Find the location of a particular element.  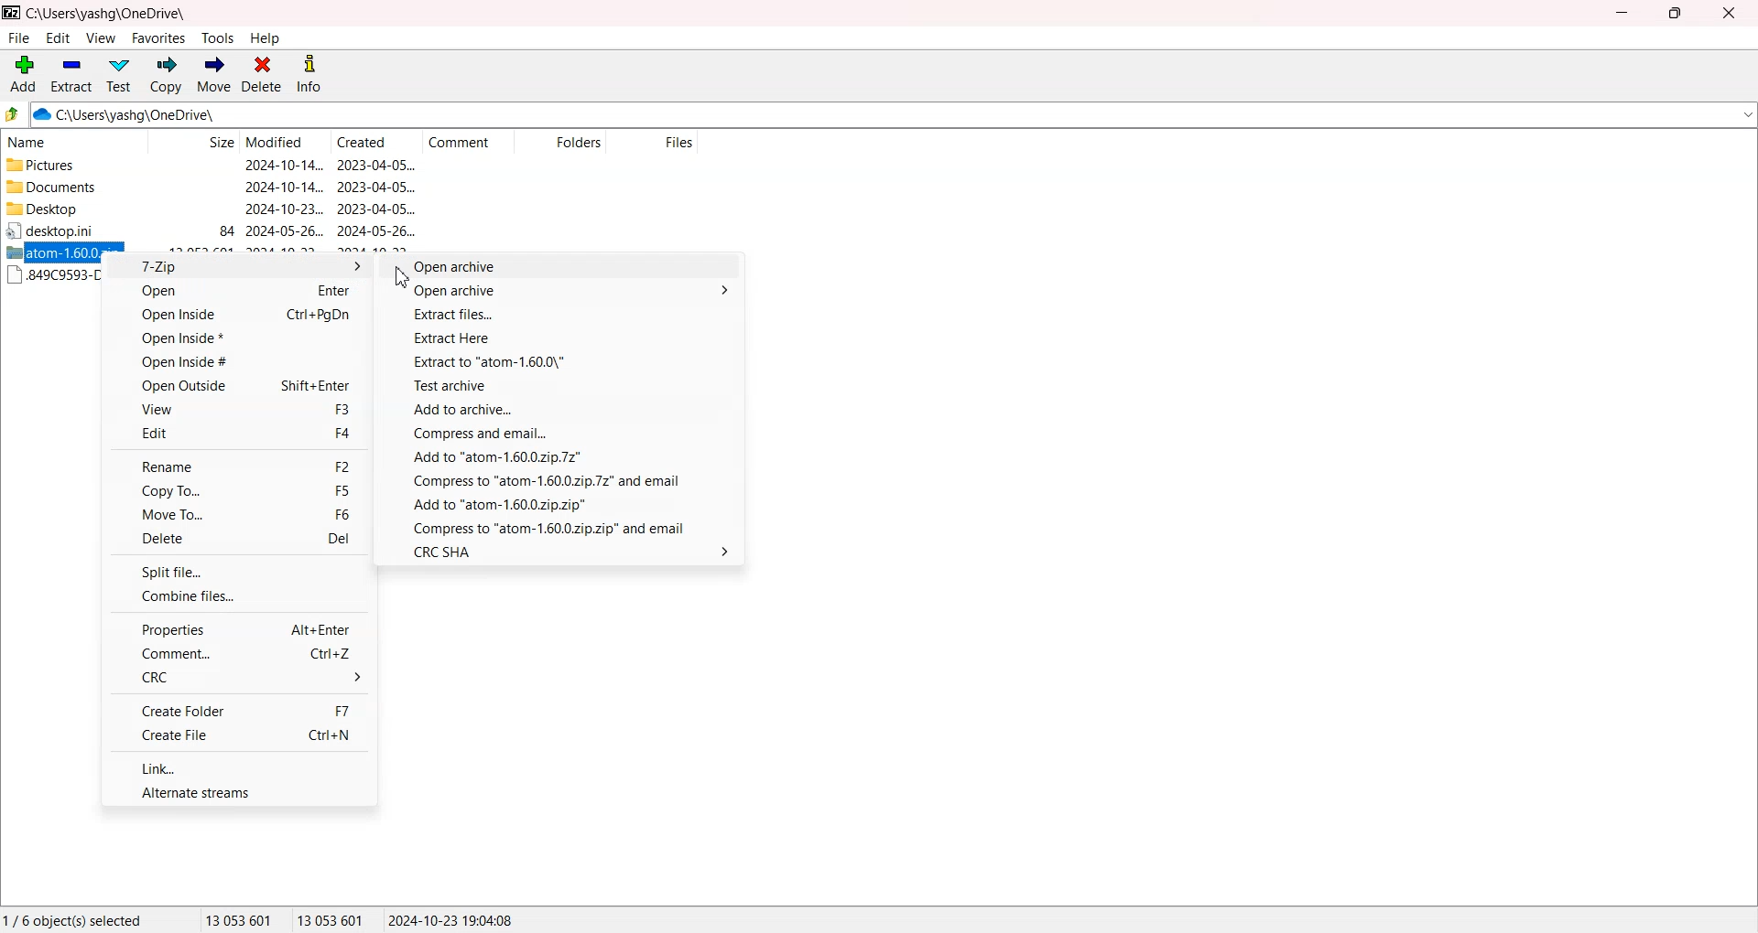

Created Date is located at coordinates (377, 143).